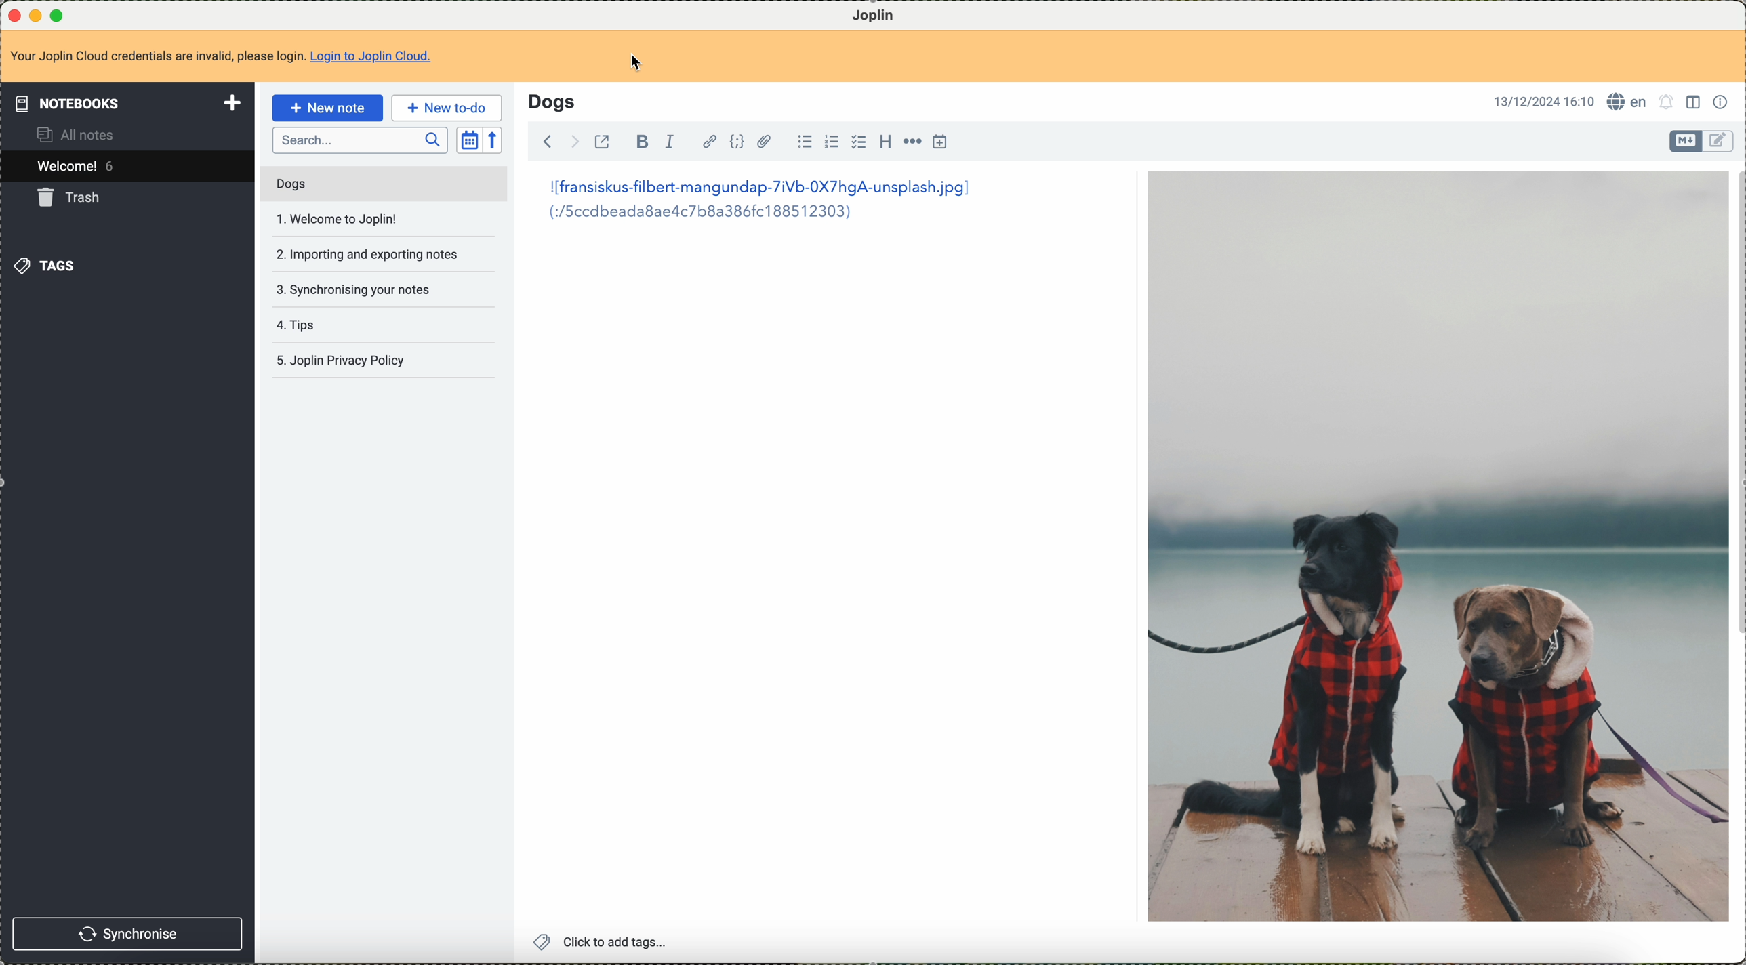 The image size is (1746, 965). Describe the element at coordinates (1724, 103) in the screenshot. I see `note properties` at that location.